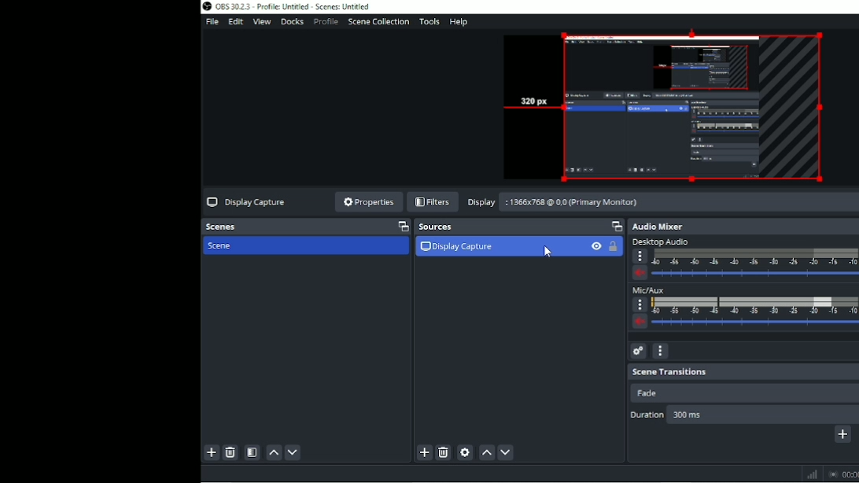  I want to click on Properties, so click(368, 201).